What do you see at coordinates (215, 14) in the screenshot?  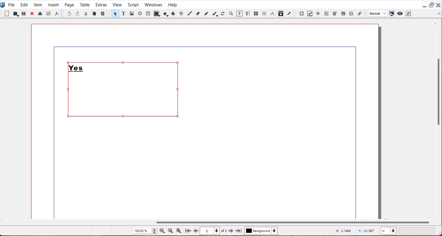 I see `Calligraphic line` at bounding box center [215, 14].